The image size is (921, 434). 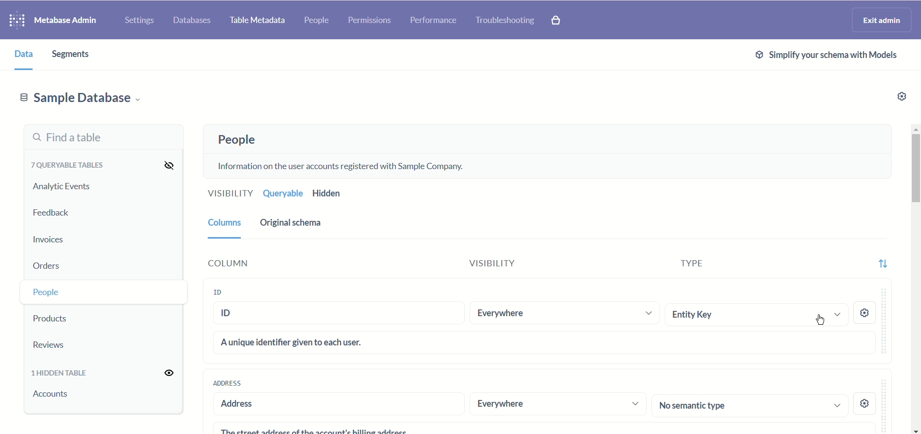 I want to click on No semantic type, so click(x=750, y=405).